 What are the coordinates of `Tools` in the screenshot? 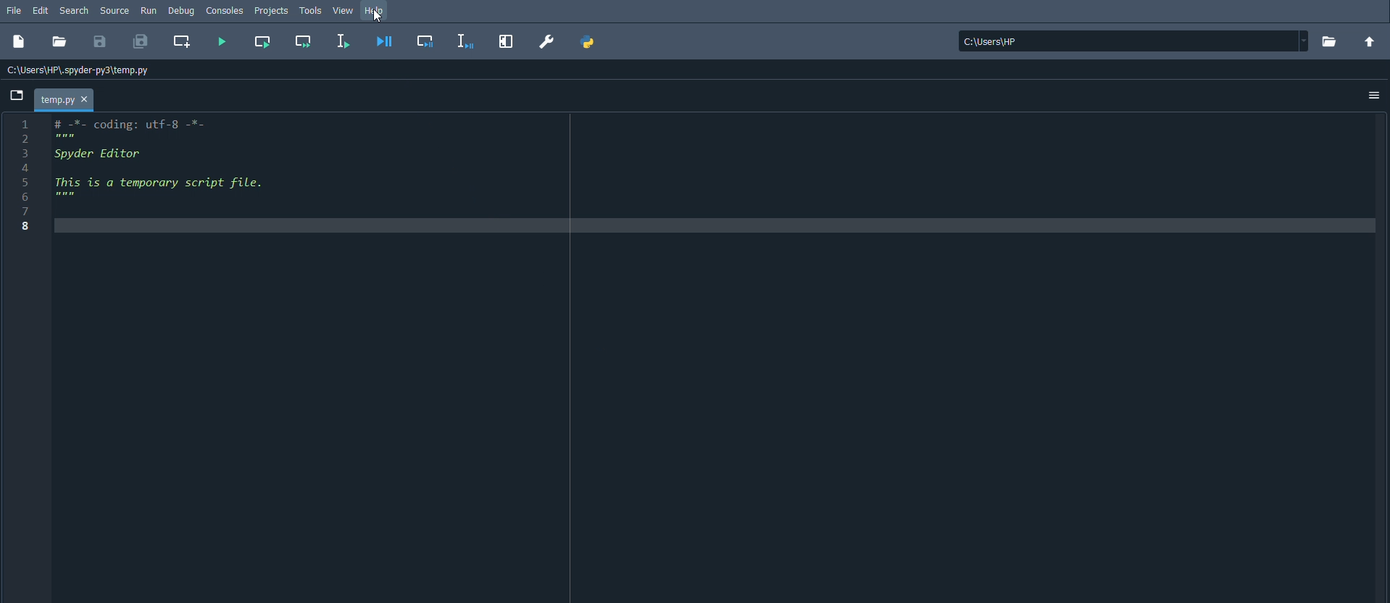 It's located at (309, 9).